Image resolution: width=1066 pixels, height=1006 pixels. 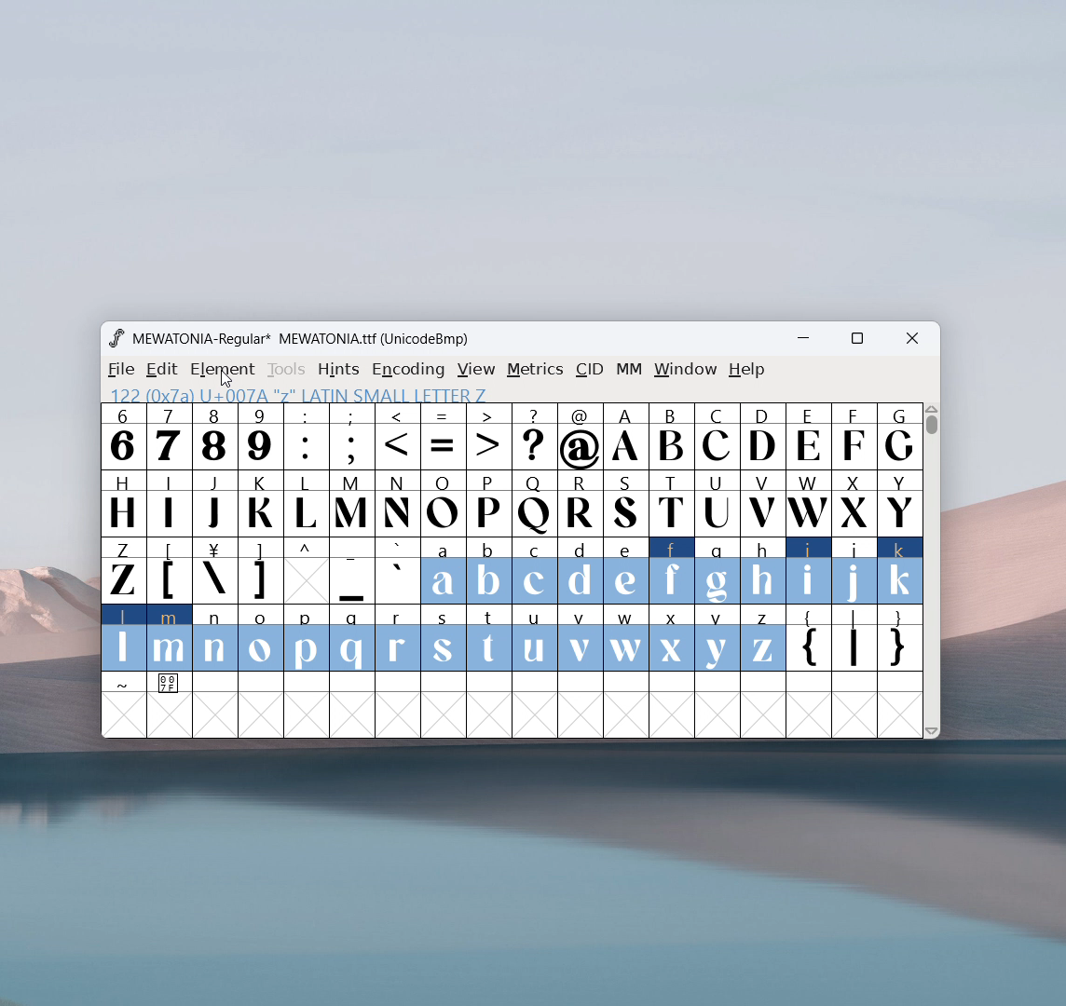 I want to click on cid, so click(x=589, y=370).